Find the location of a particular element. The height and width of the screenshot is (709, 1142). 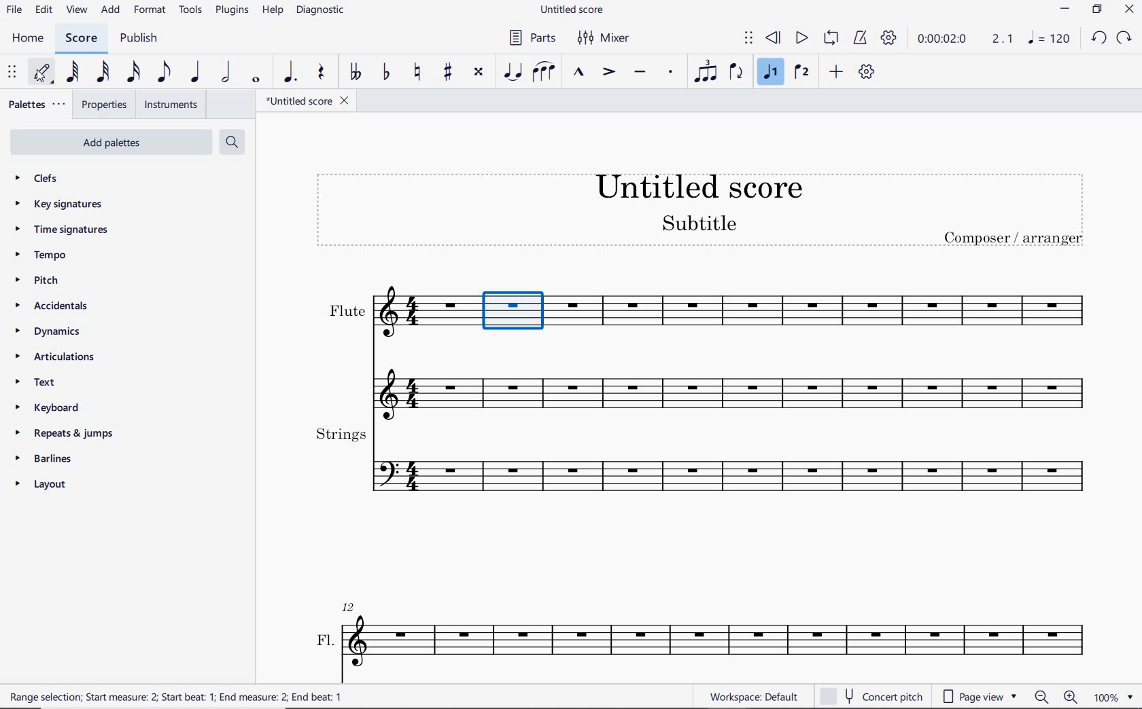

zoom factor is located at coordinates (1112, 696).